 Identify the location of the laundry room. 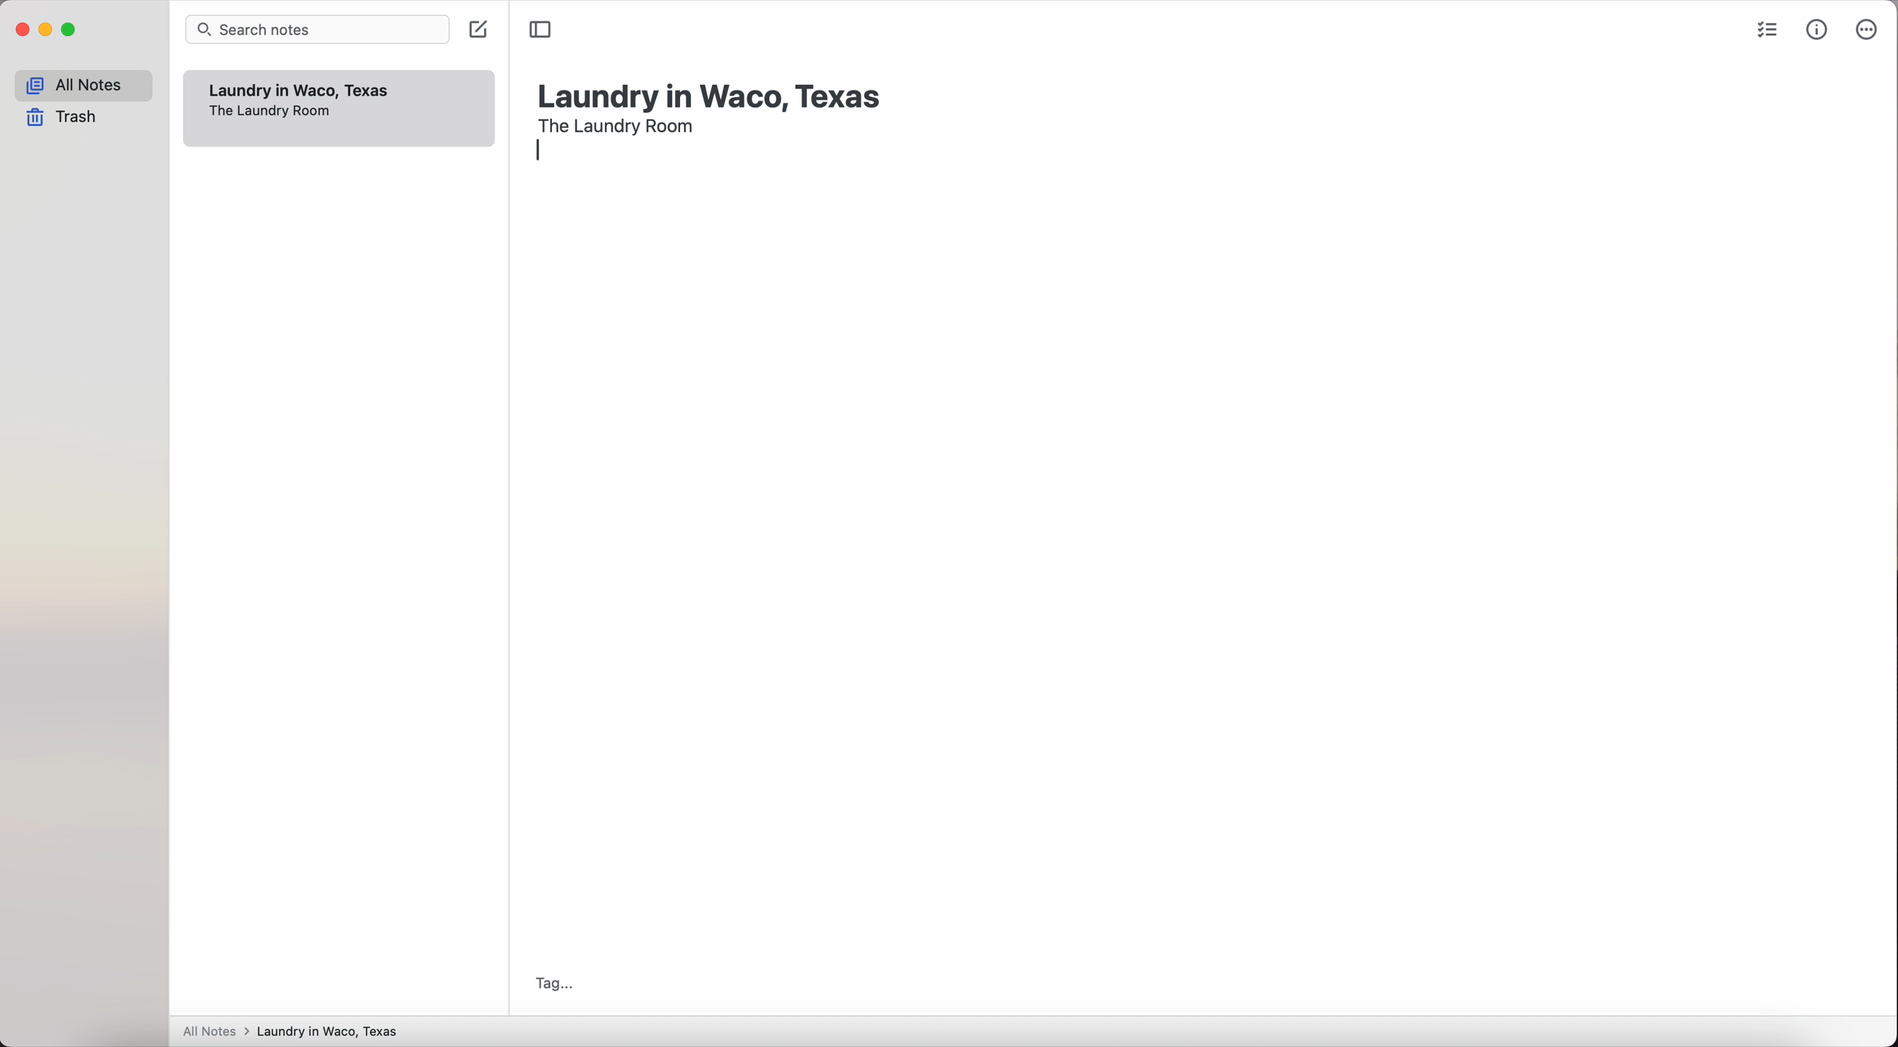
(618, 124).